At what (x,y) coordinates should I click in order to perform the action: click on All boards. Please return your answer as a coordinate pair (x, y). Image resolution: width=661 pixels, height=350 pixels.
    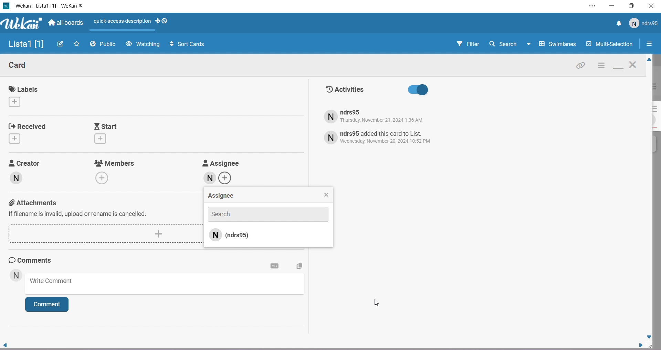
    Looking at the image, I should click on (66, 23).